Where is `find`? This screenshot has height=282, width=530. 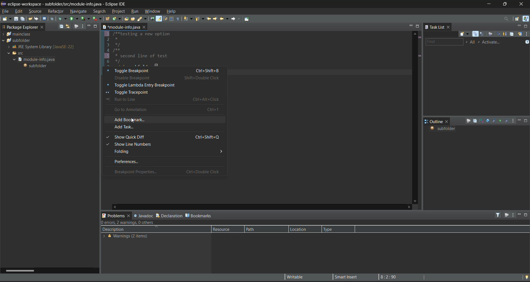 find is located at coordinates (444, 42).